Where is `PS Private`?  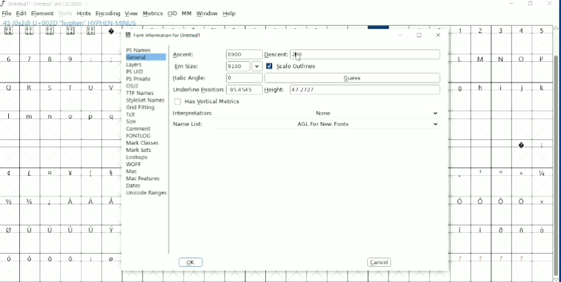
PS Private is located at coordinates (139, 79).